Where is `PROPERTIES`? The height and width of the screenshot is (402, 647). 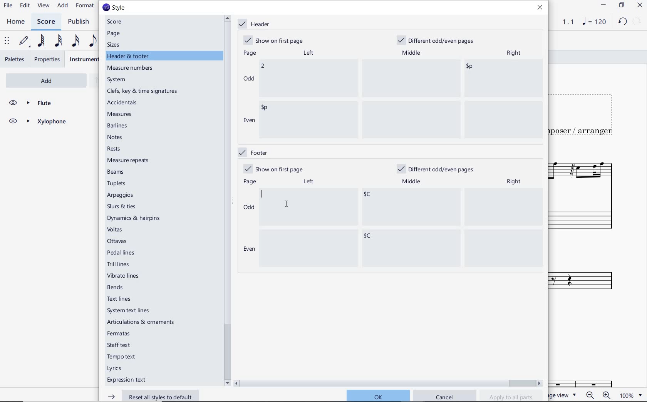 PROPERTIES is located at coordinates (48, 59).